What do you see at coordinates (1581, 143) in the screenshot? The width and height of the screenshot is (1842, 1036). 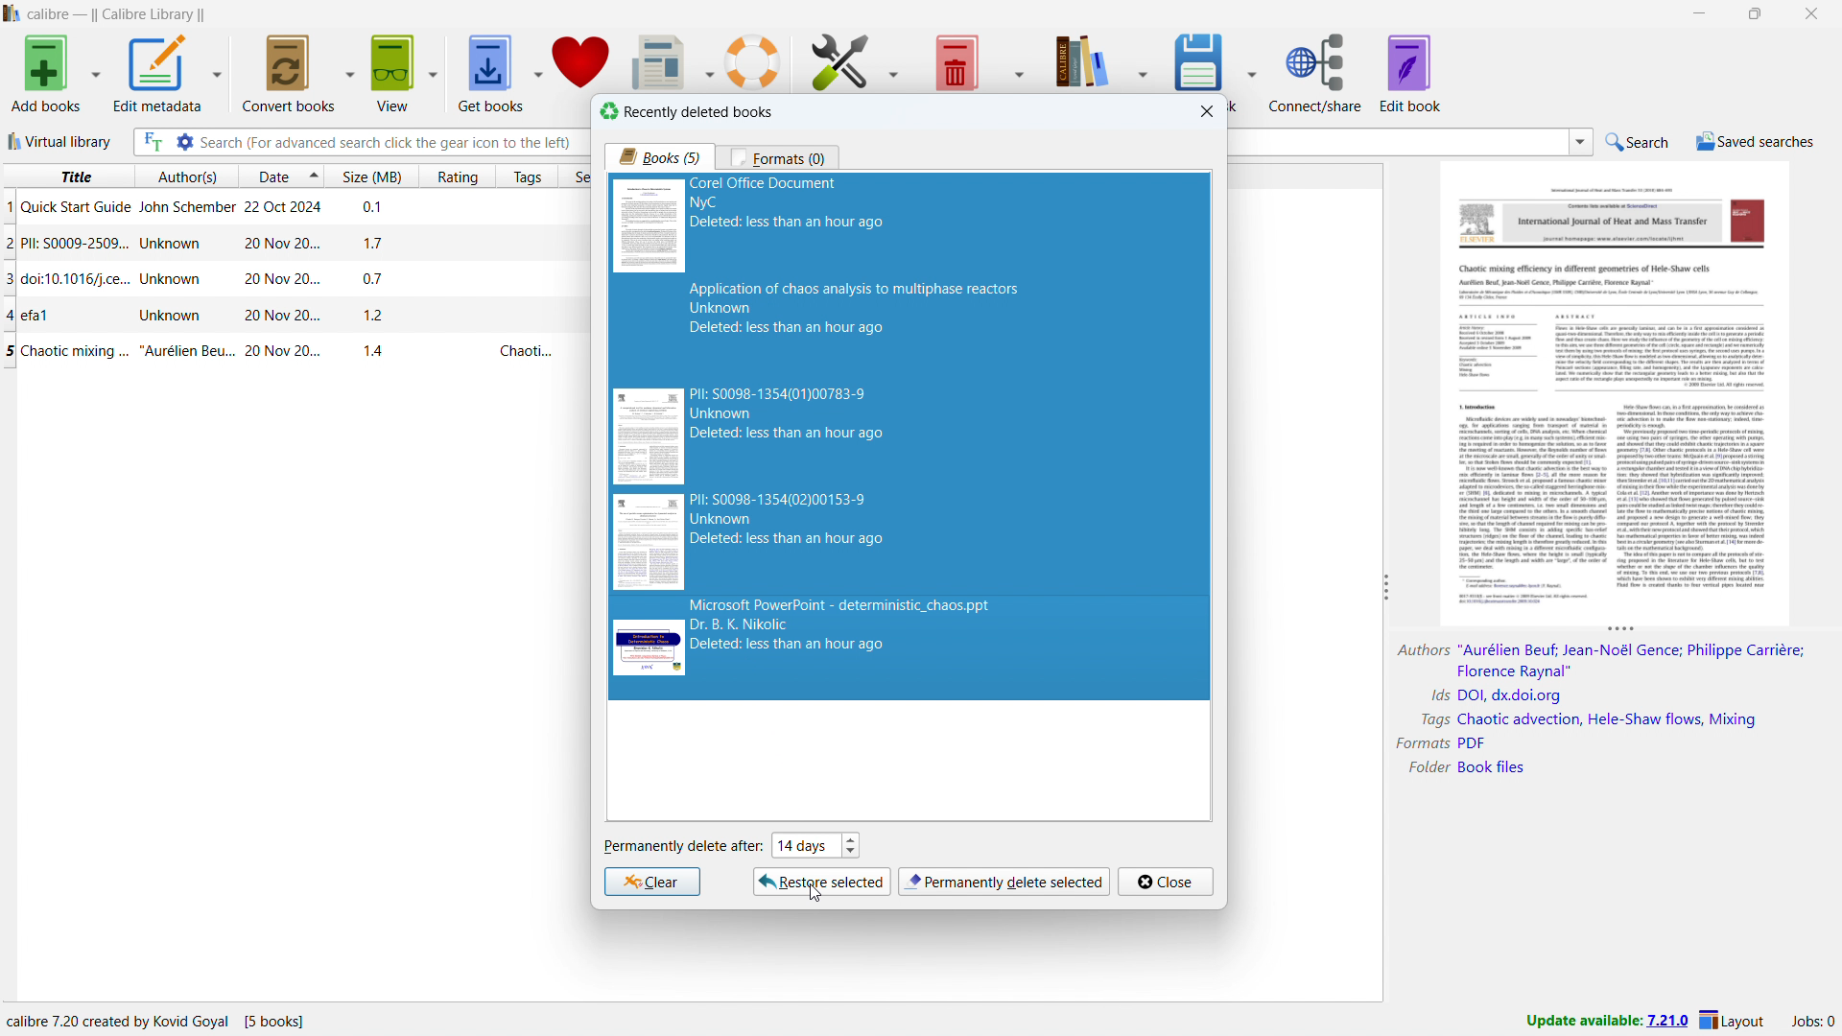 I see `search history` at bounding box center [1581, 143].